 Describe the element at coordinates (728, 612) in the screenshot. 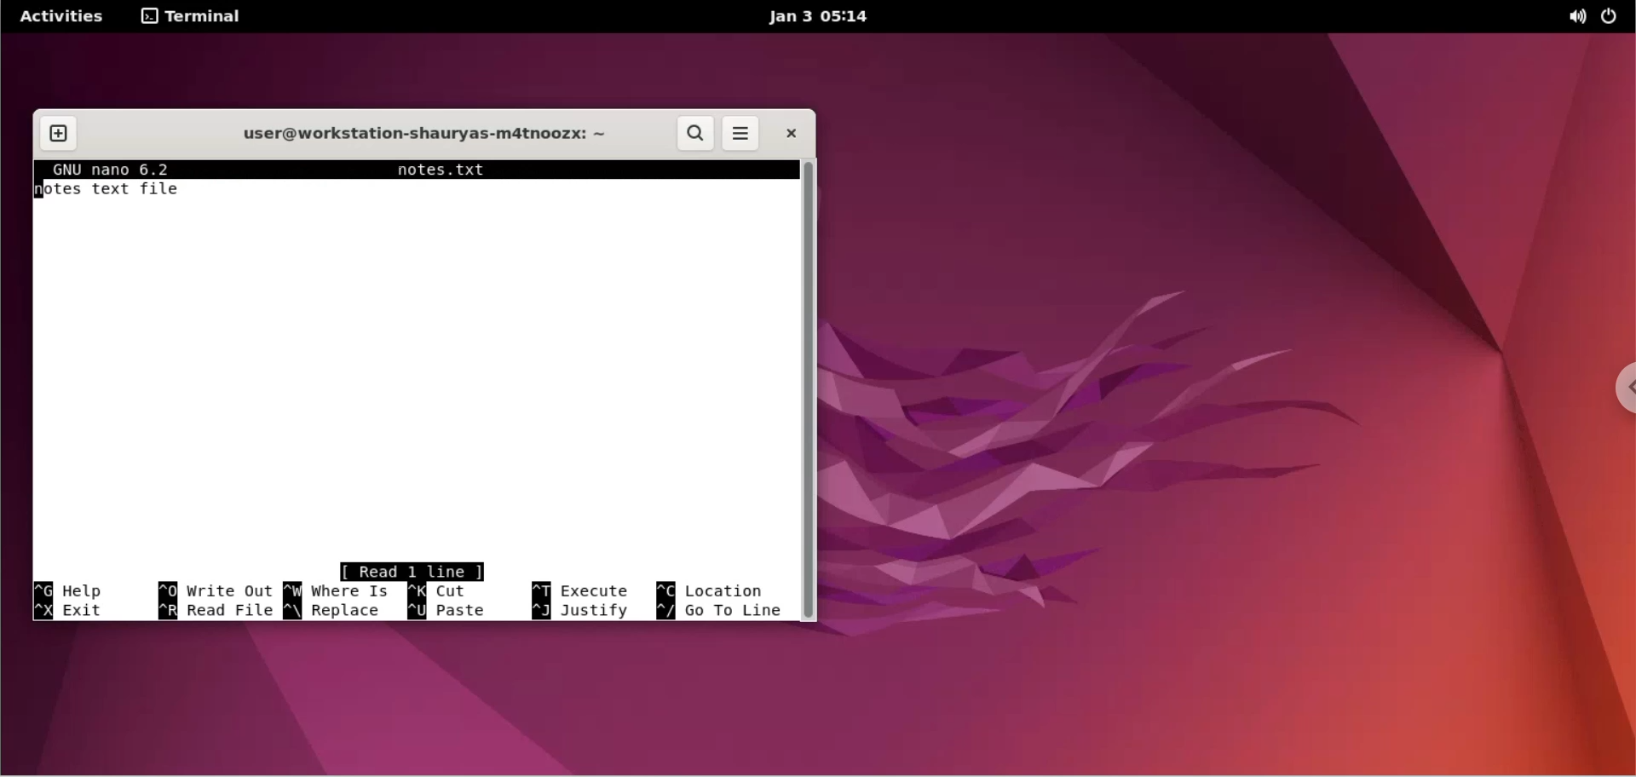

I see `^/ go to line` at that location.